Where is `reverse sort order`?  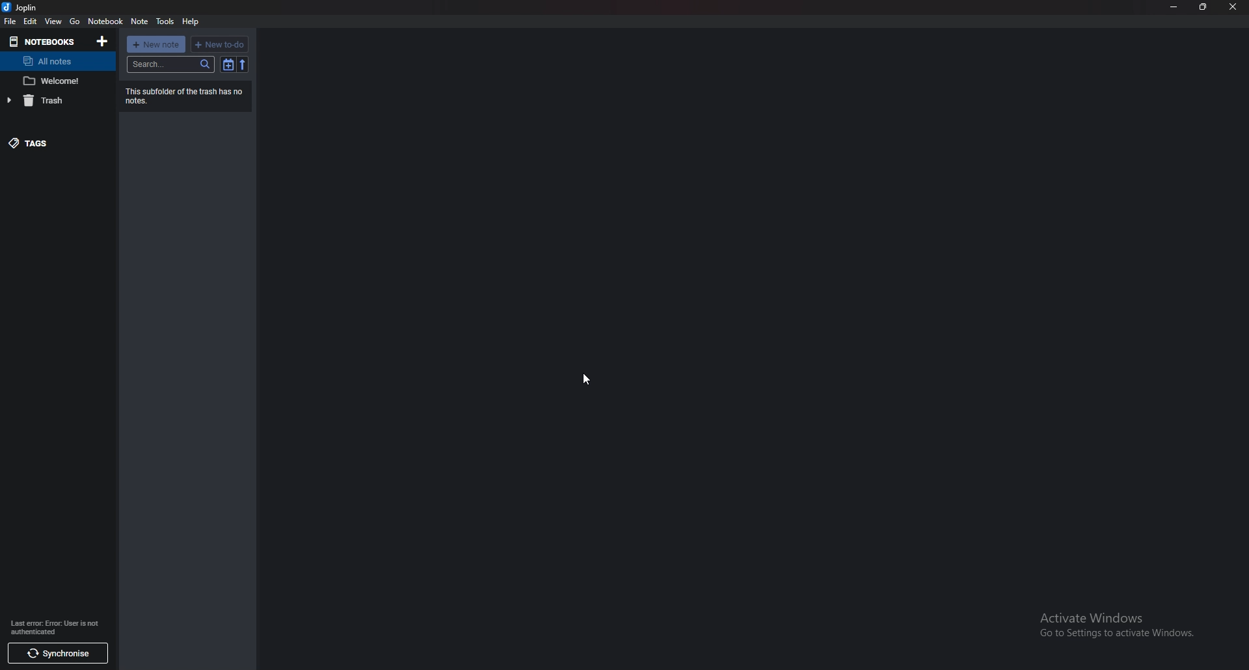
reverse sort order is located at coordinates (243, 64).